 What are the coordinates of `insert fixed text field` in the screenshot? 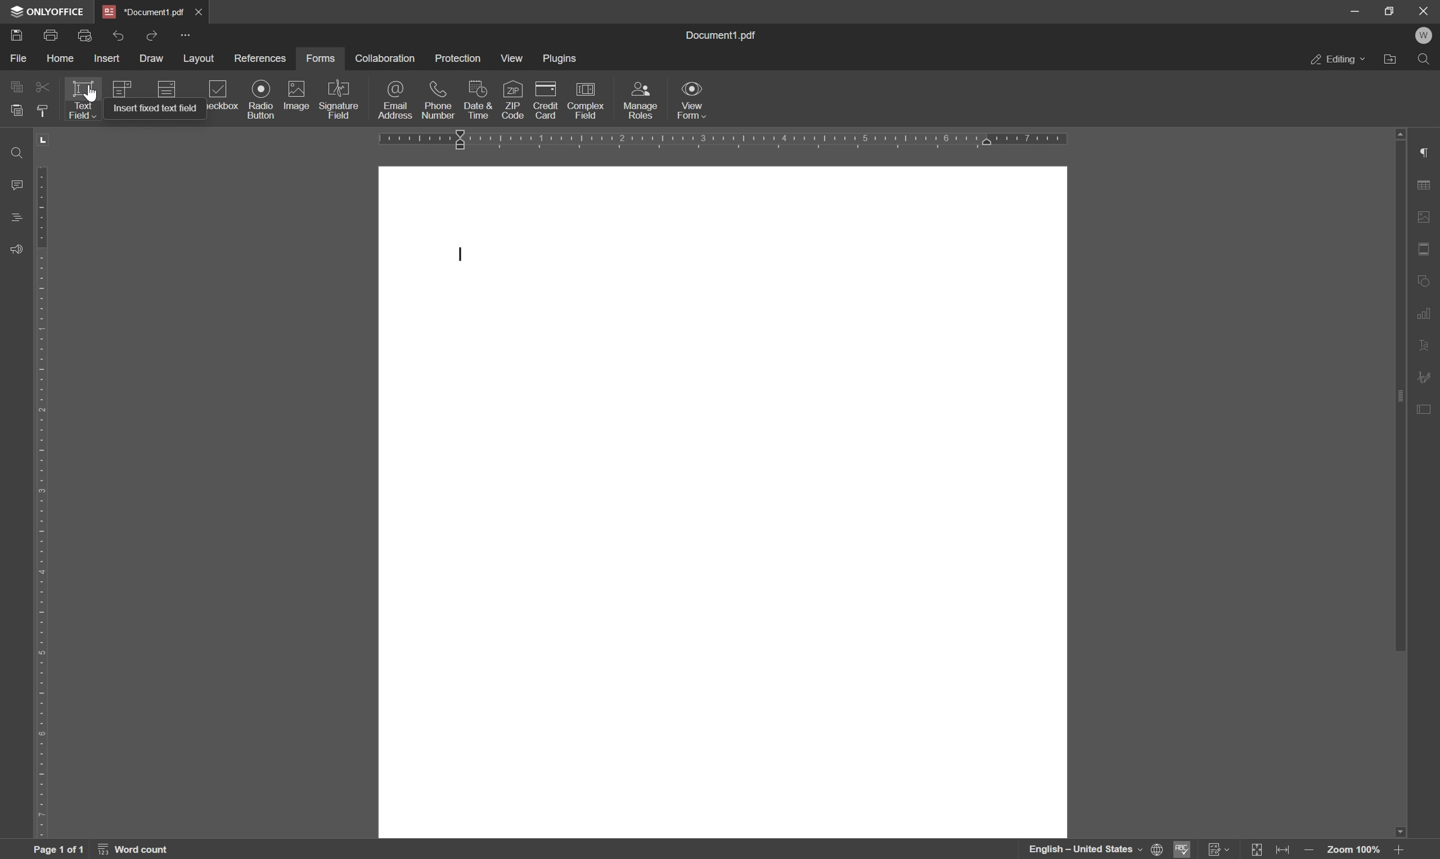 It's located at (156, 107).